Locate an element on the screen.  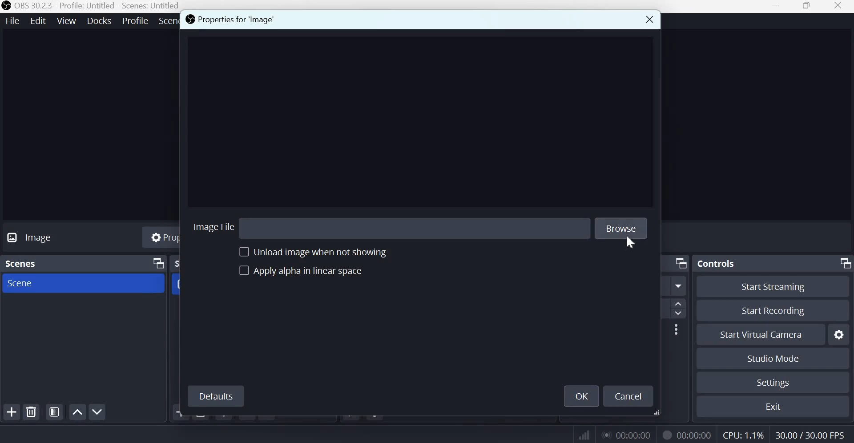
Cursor is located at coordinates (630, 244).